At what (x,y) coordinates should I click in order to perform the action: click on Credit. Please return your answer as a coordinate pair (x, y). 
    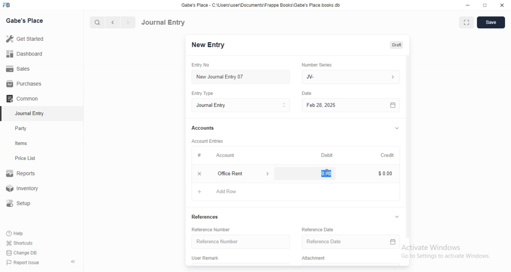
    Looking at the image, I should click on (387, 154).